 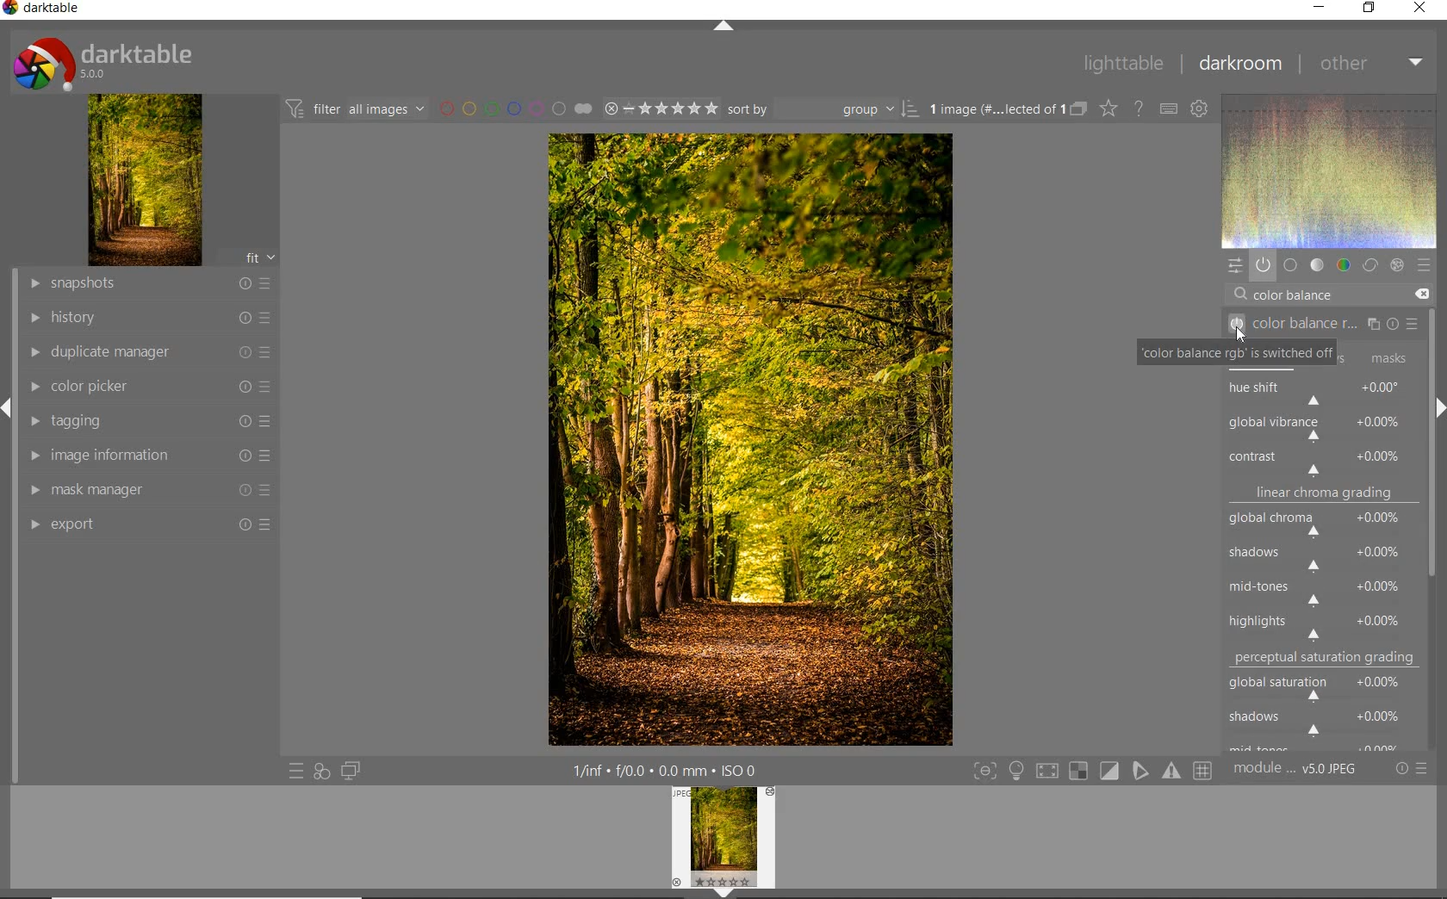 I want to click on wave form, so click(x=1328, y=170).